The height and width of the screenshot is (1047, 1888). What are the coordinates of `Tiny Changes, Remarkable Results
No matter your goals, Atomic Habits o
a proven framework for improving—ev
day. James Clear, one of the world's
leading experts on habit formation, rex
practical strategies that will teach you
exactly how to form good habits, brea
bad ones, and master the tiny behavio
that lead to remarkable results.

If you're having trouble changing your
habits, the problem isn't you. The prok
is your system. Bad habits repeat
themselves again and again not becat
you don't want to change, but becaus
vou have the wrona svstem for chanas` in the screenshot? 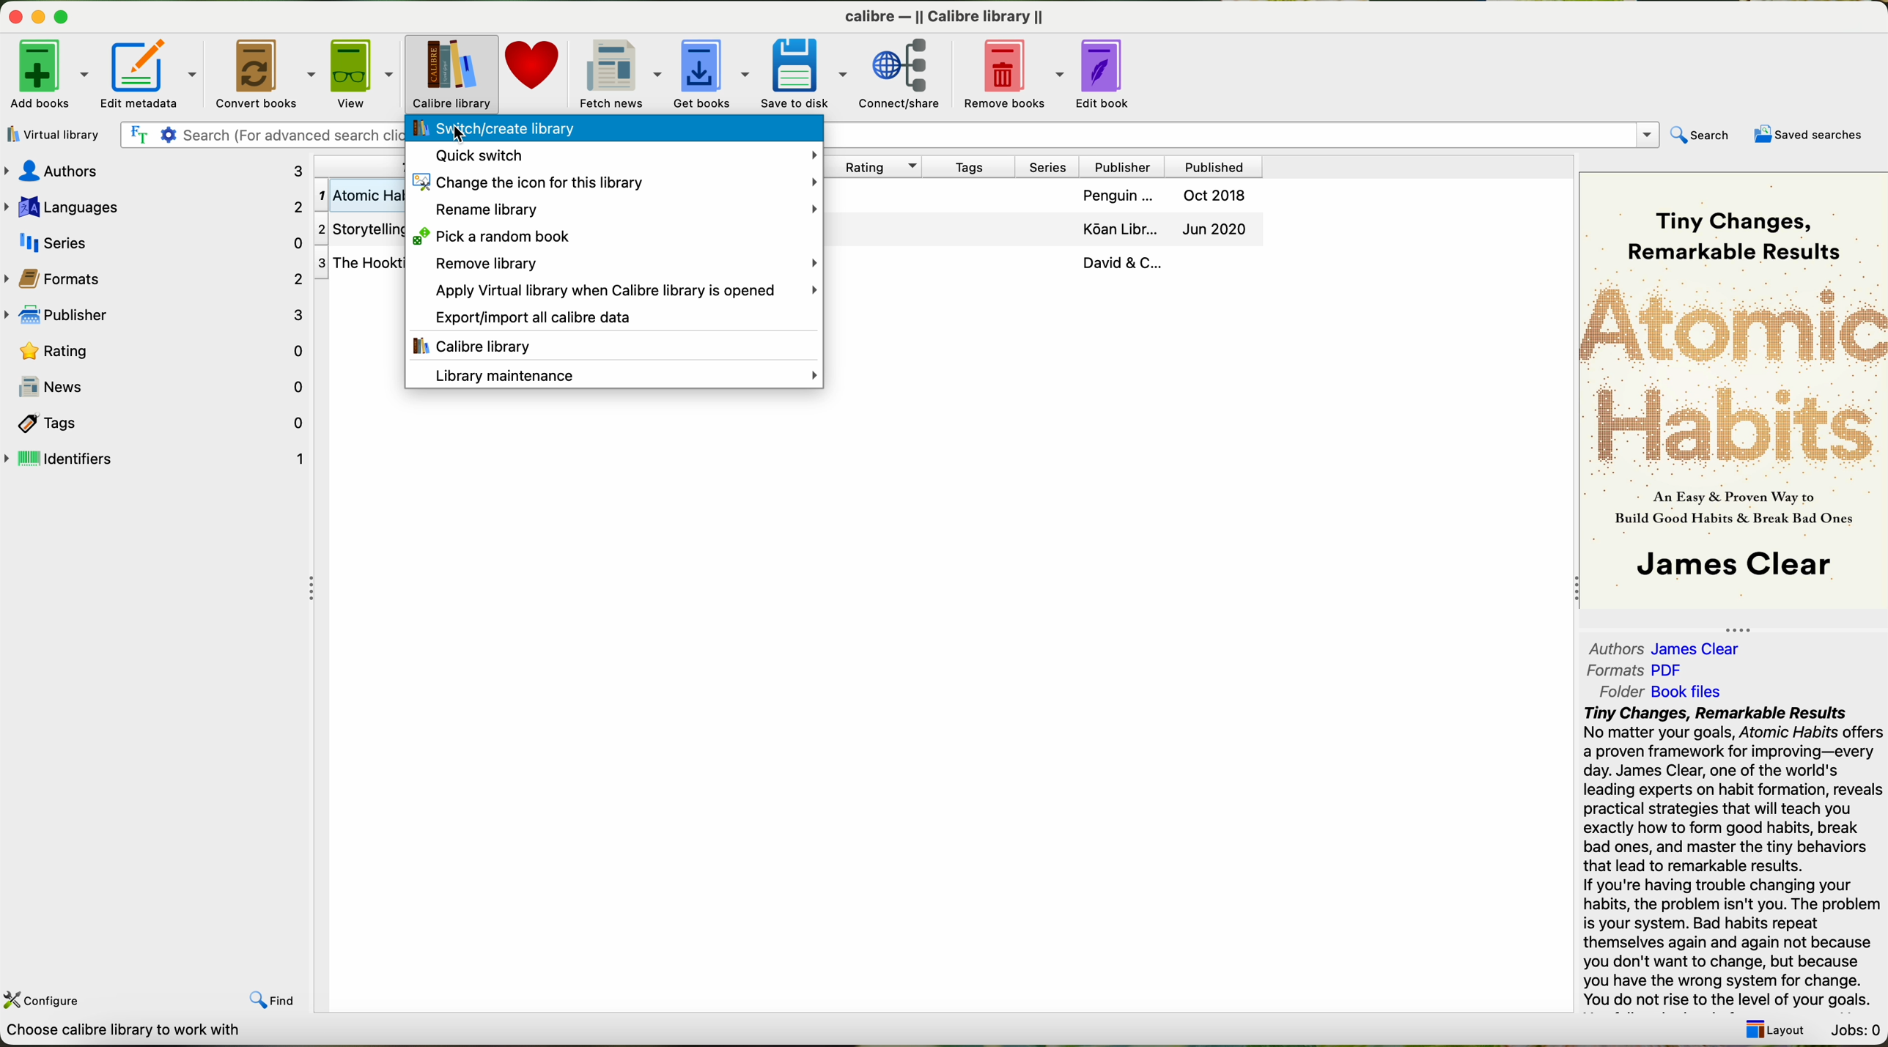 It's located at (1731, 854).